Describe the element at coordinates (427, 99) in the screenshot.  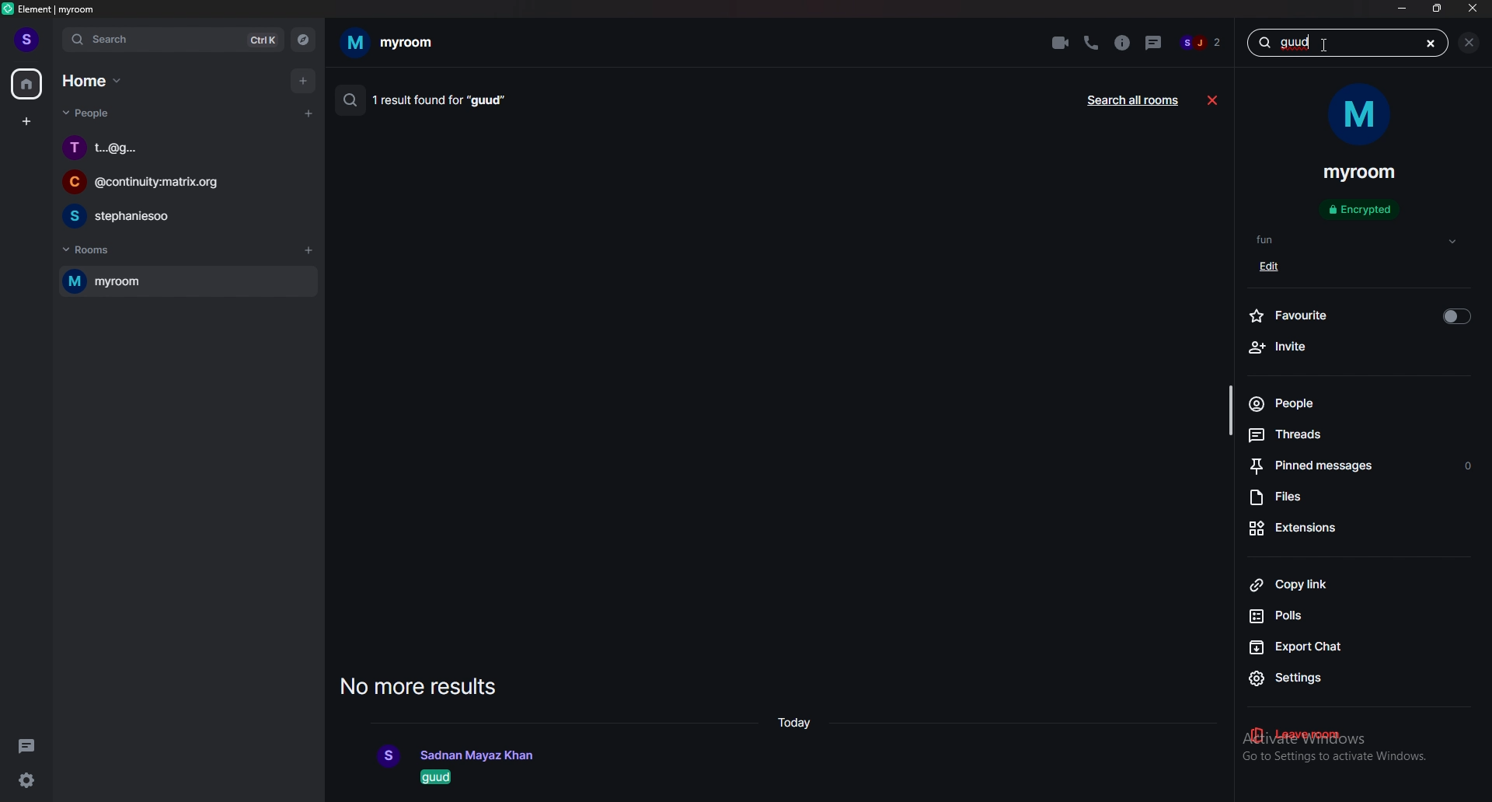
I see `1 result found` at that location.